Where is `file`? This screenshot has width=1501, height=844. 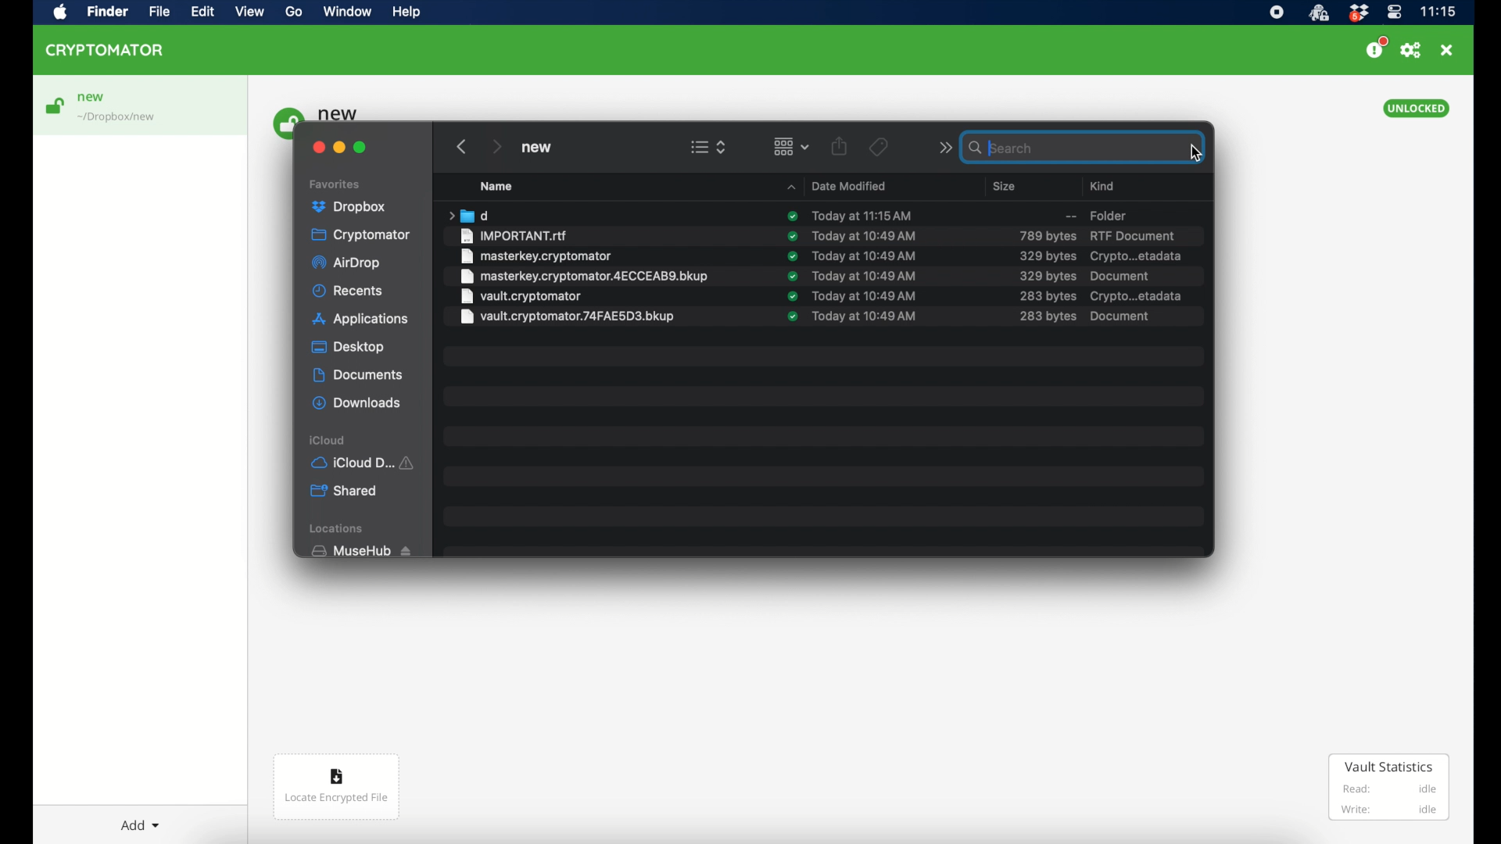
file is located at coordinates (539, 256).